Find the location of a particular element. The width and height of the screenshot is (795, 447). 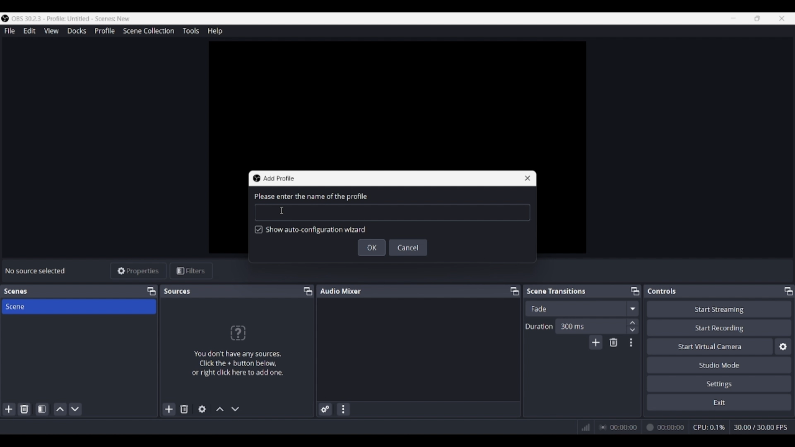

Studio mode is located at coordinates (719, 365).